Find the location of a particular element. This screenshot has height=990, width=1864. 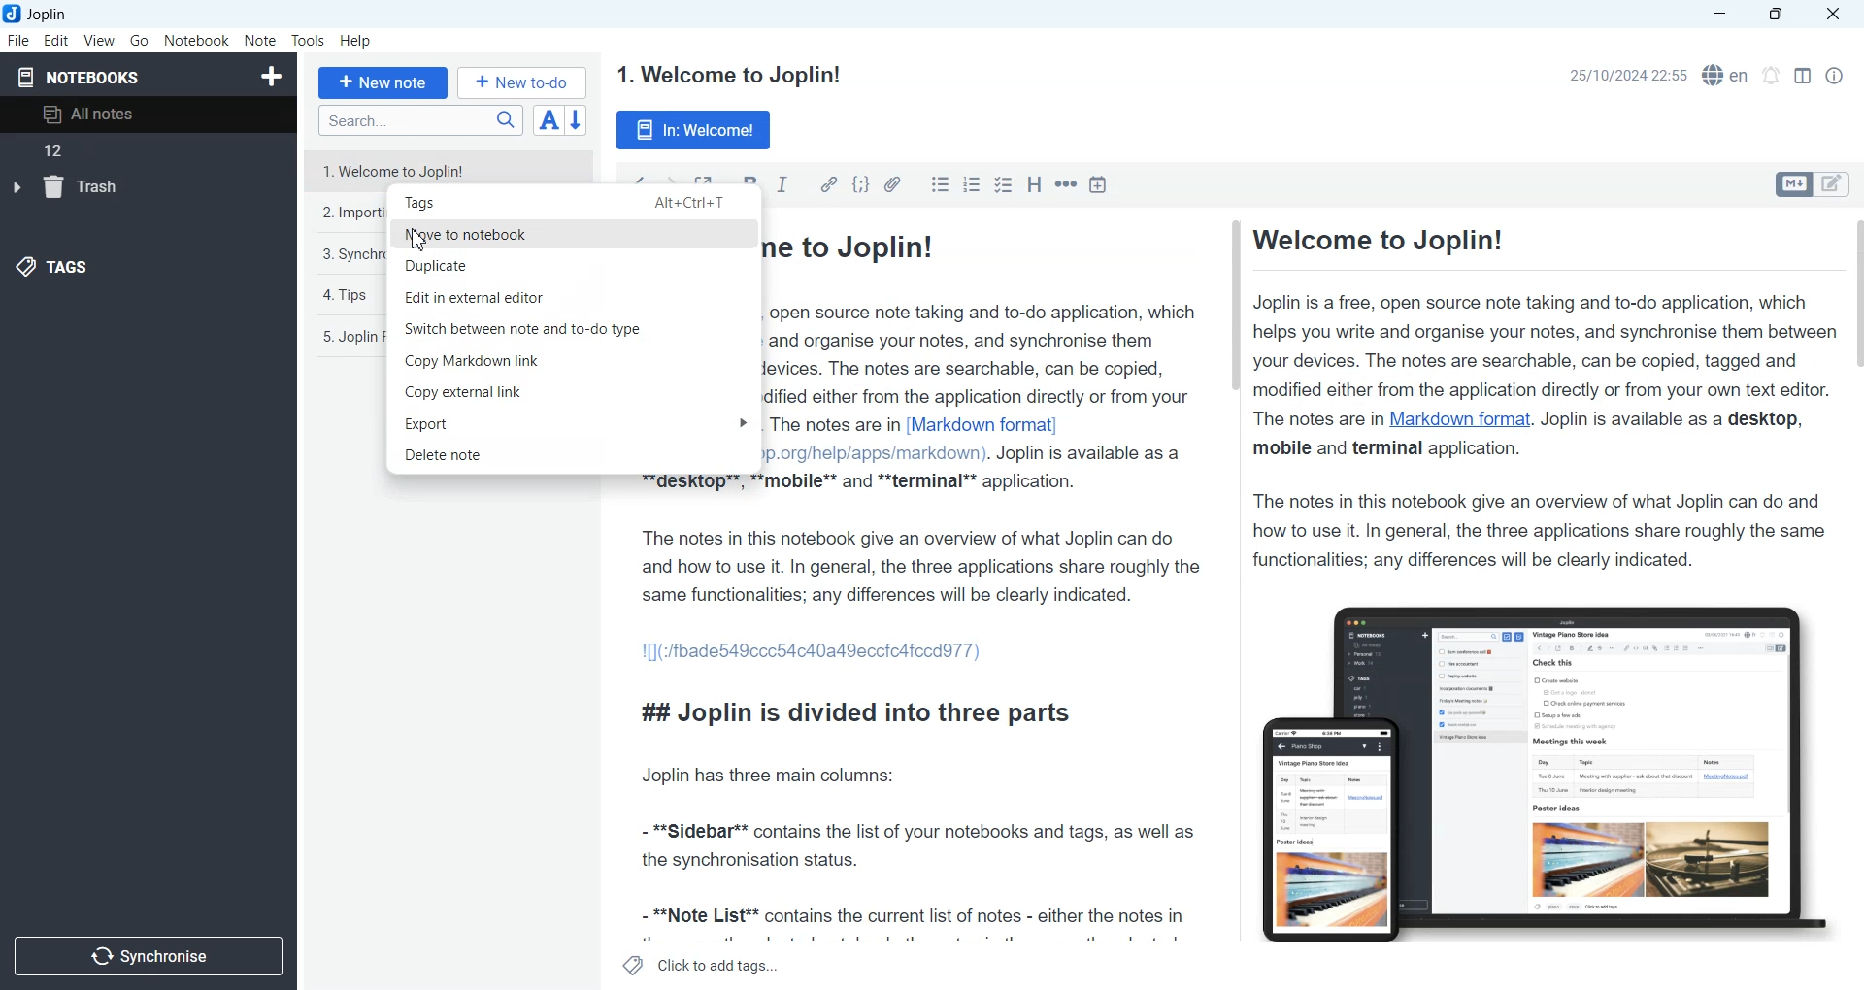

Duplicate is located at coordinates (573, 265).